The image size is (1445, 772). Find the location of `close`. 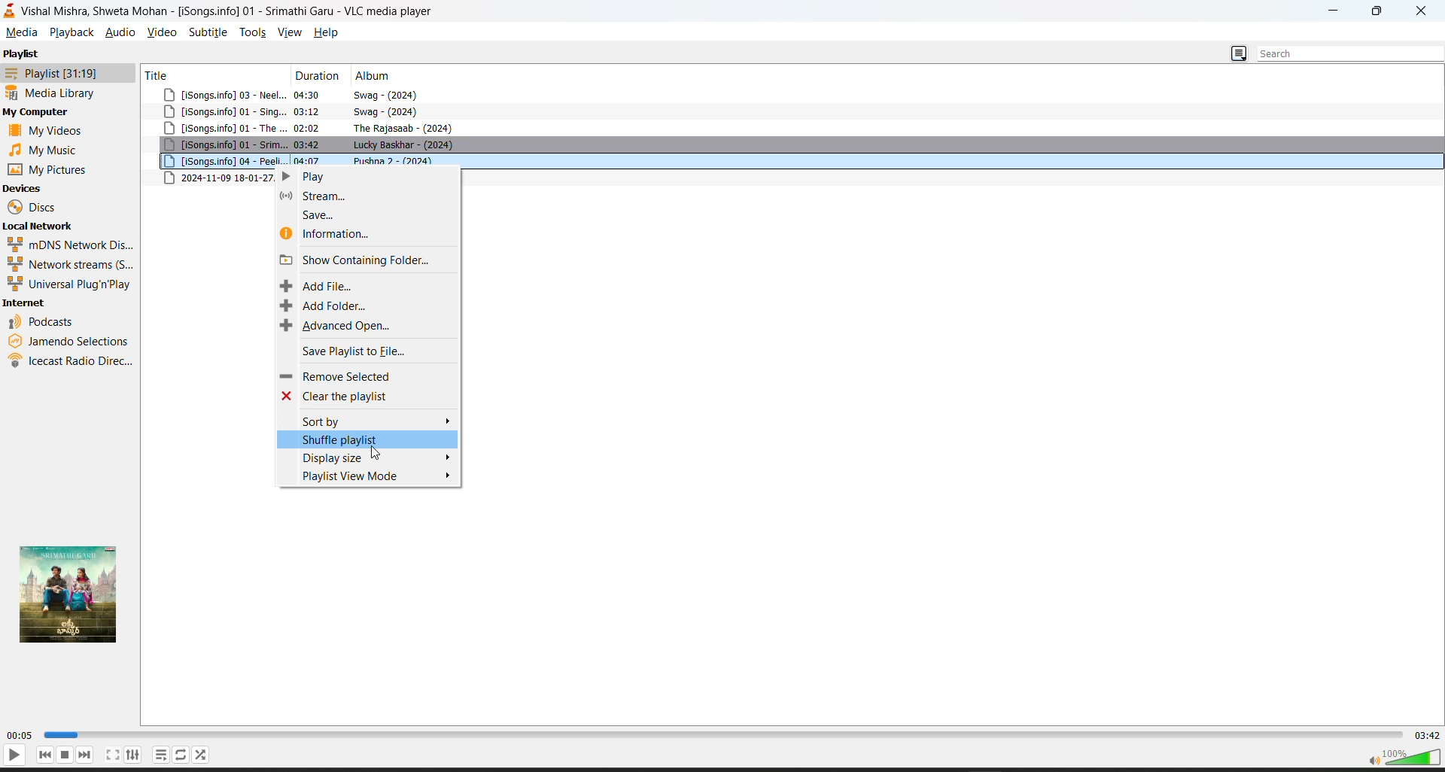

close is located at coordinates (1421, 10).